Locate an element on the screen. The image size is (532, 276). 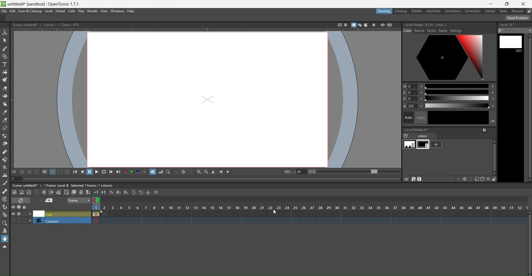
ruler tool is located at coordinates (5, 128).